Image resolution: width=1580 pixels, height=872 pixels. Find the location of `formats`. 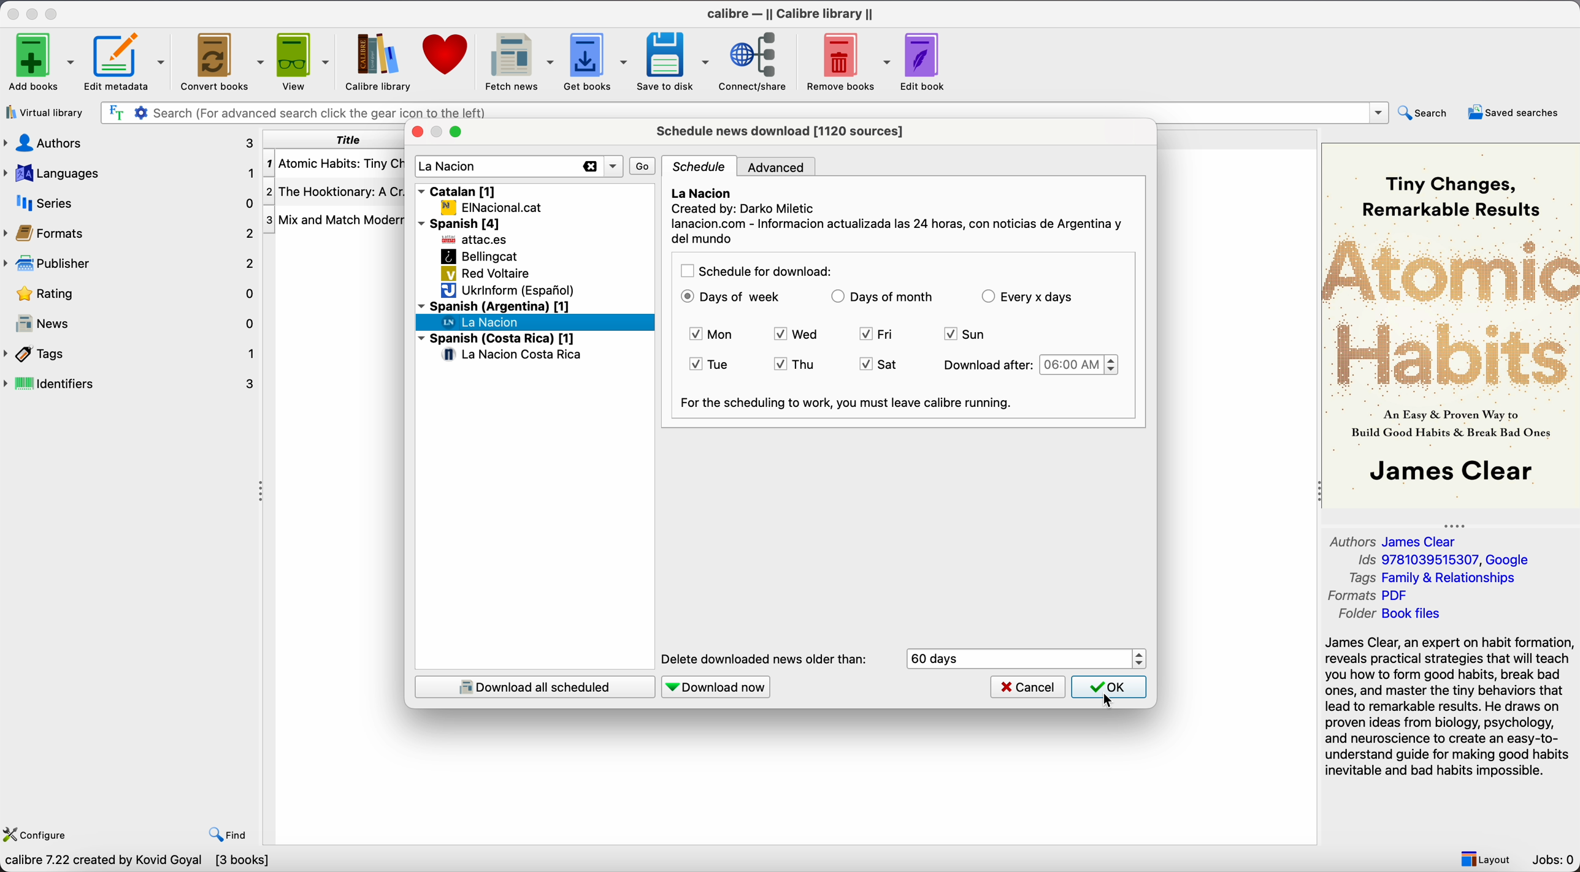

formats is located at coordinates (128, 232).